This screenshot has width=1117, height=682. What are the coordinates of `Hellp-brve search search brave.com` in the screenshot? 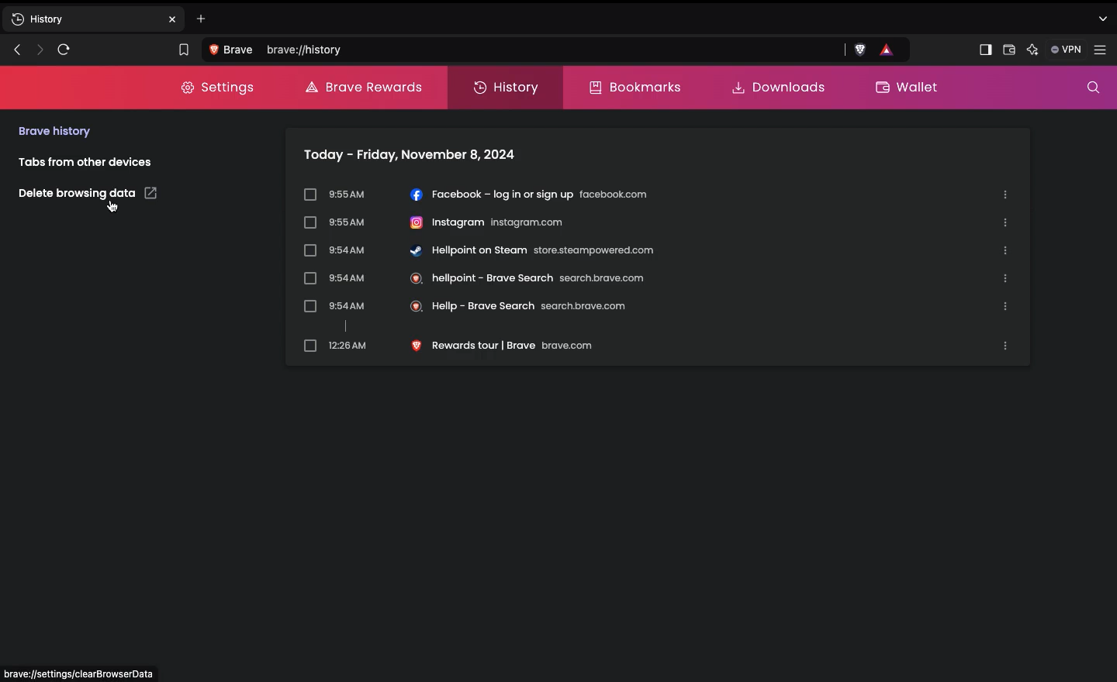 It's located at (656, 307).